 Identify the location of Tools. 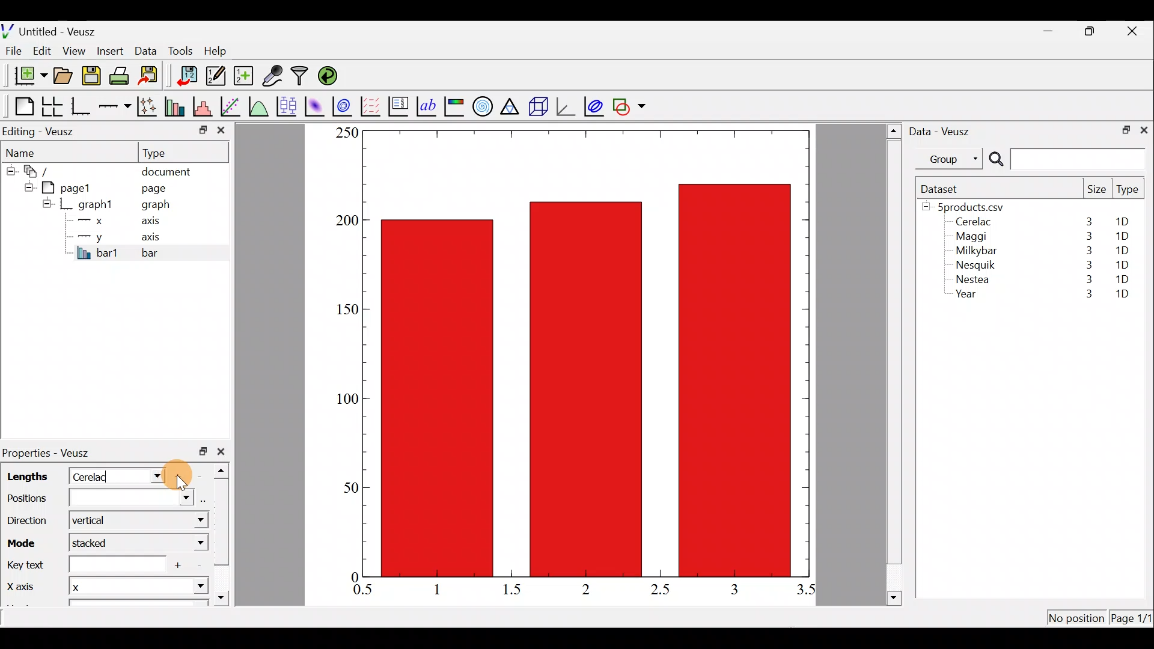
(180, 50).